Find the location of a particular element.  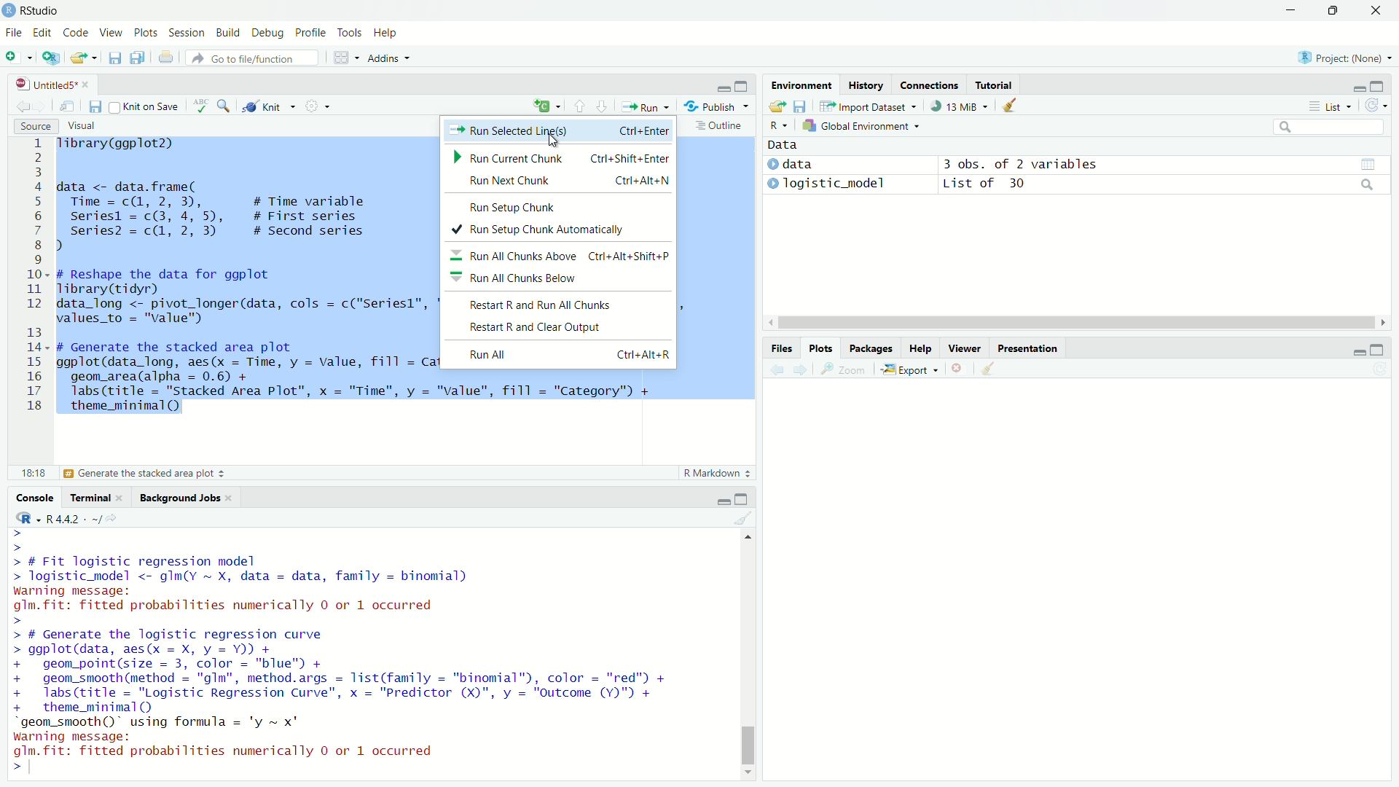

Untitled5* is located at coordinates (42, 83).